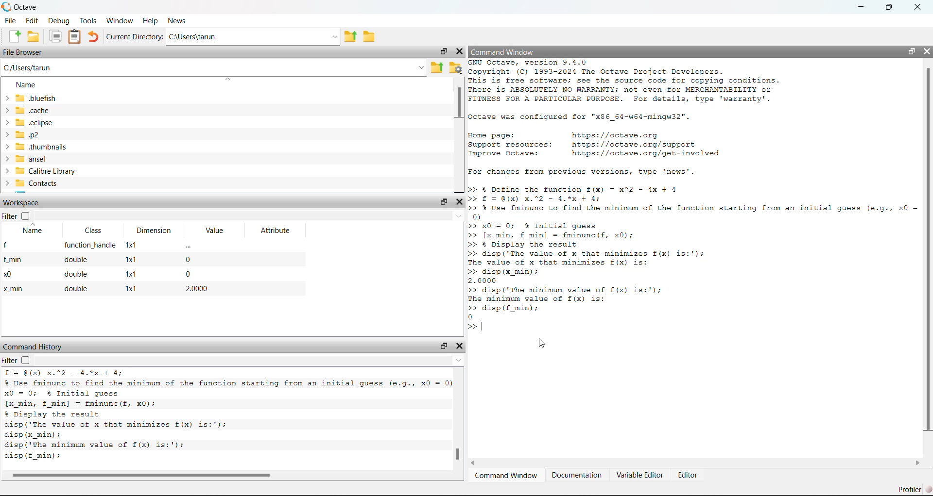 This screenshot has height=496, width=933. I want to click on Close, so click(461, 50).